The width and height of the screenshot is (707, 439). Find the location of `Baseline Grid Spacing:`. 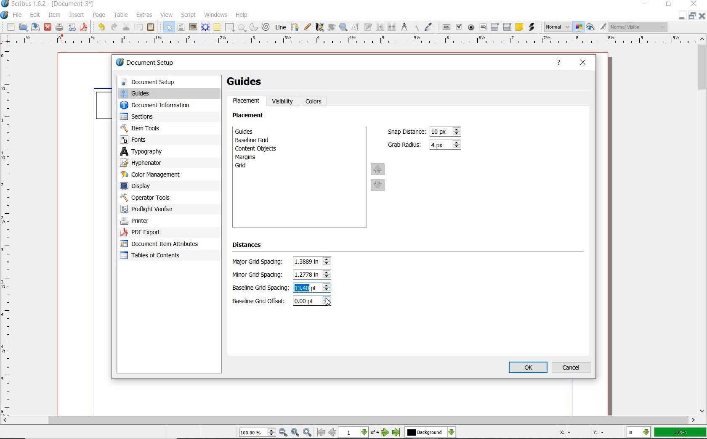

Baseline Grid Spacing: is located at coordinates (260, 288).